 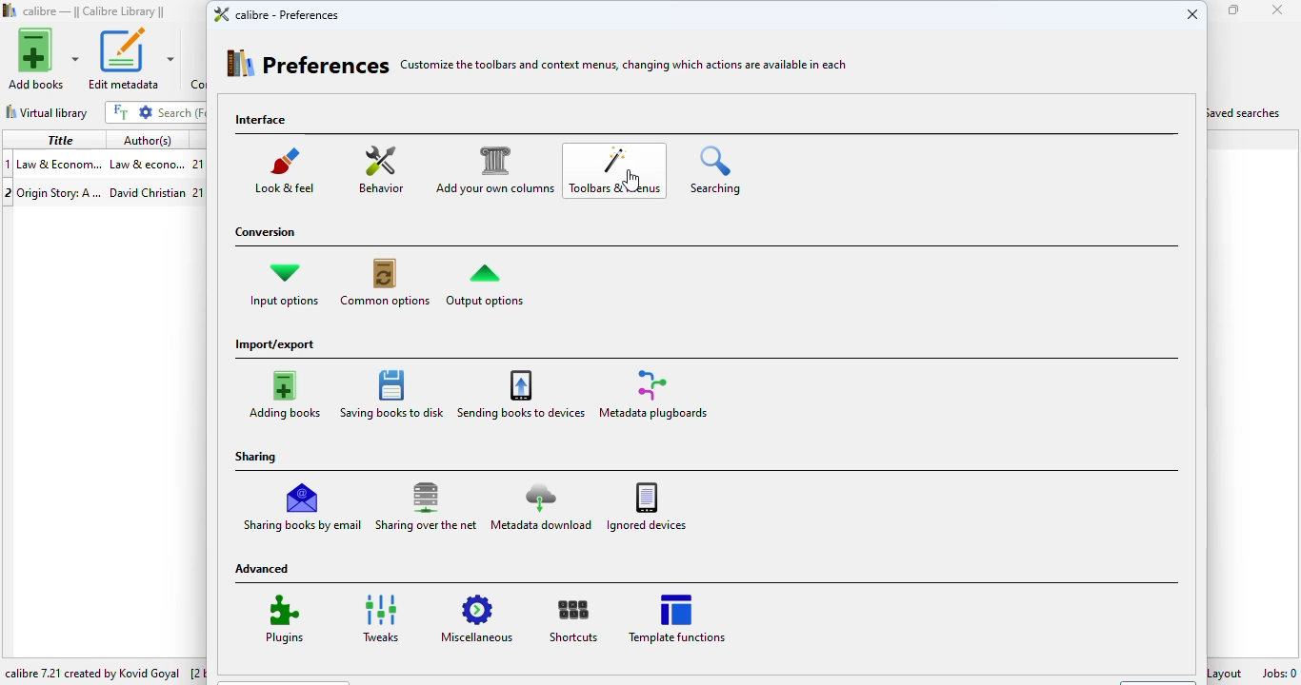 What do you see at coordinates (10, 10) in the screenshot?
I see `logo` at bounding box center [10, 10].